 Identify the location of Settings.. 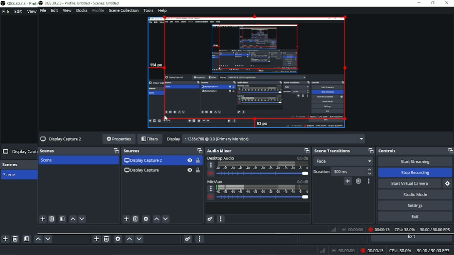
(415, 205).